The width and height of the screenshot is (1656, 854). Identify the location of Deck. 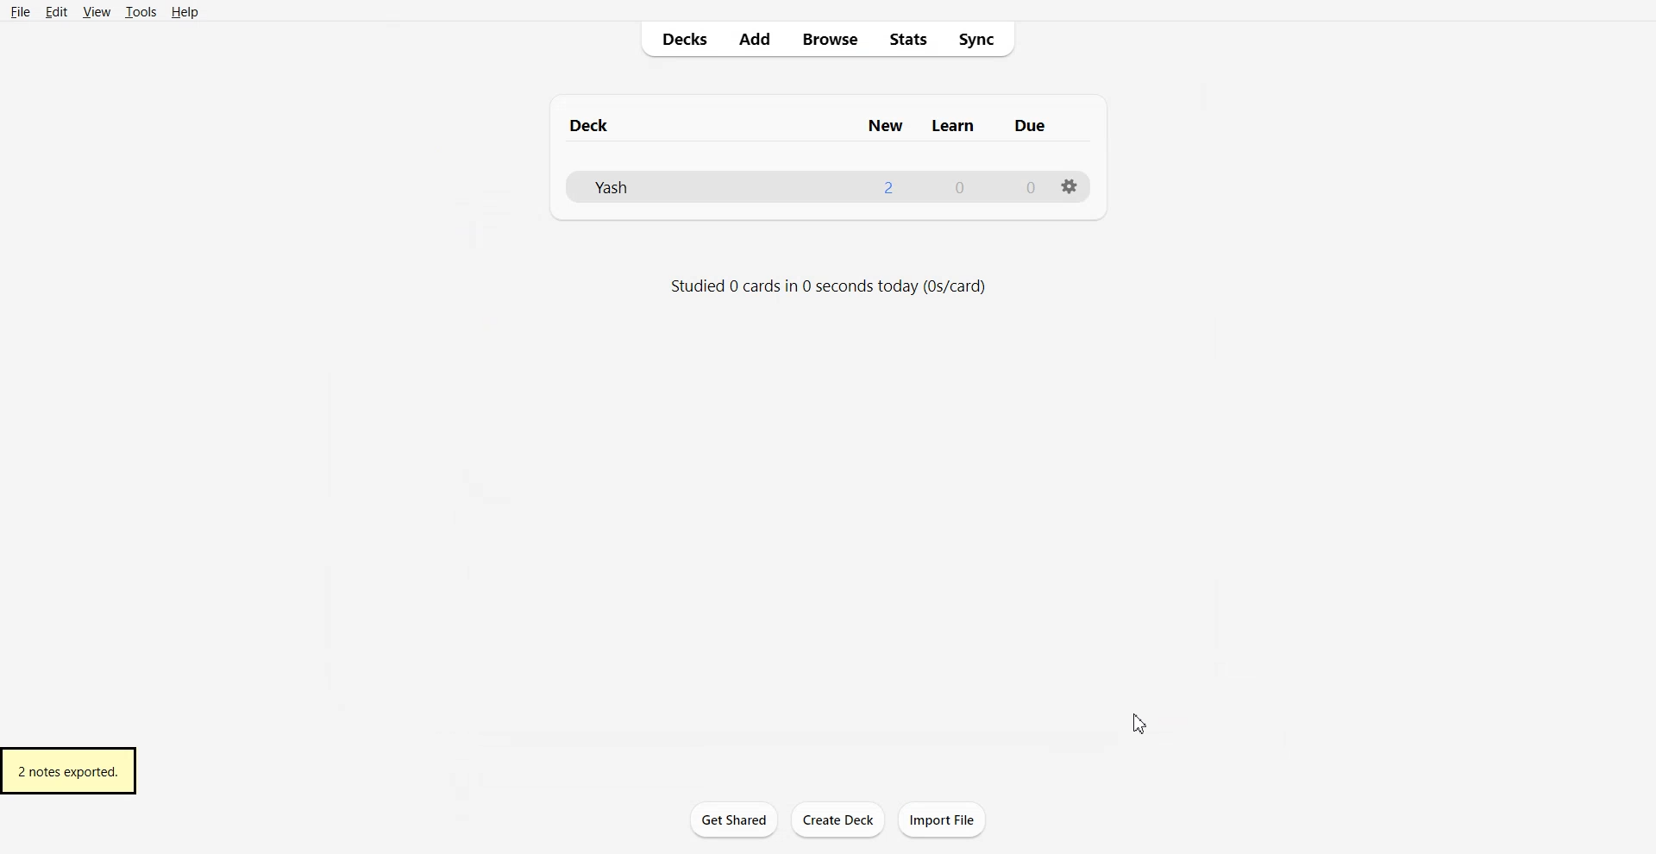
(596, 126).